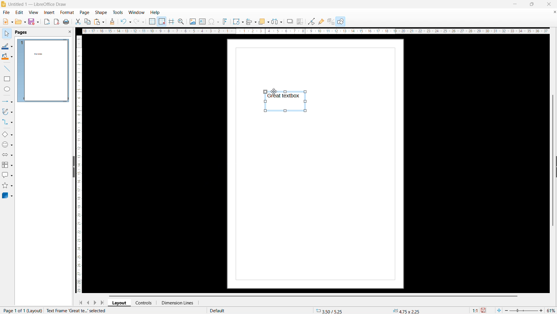 This screenshot has height=314, width=557. Describe the element at coordinates (139, 21) in the screenshot. I see `redo` at that location.